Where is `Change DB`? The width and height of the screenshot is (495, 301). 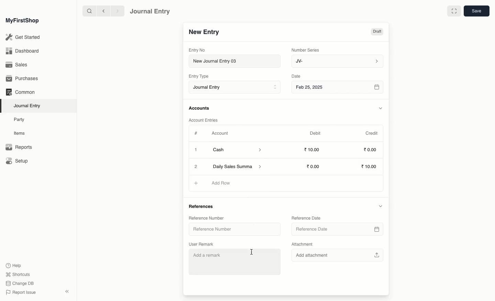
Change DB is located at coordinates (20, 284).